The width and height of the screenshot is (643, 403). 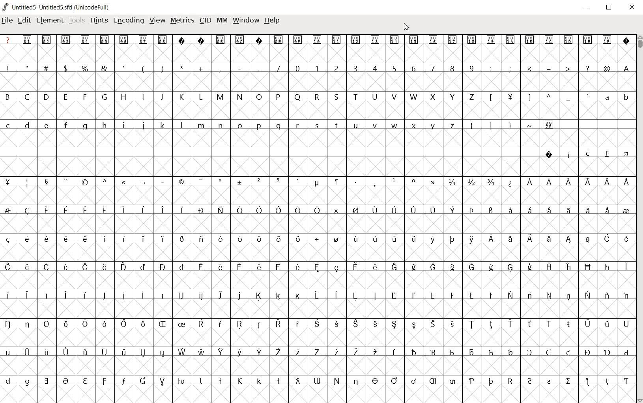 I want to click on Symbol, so click(x=415, y=40).